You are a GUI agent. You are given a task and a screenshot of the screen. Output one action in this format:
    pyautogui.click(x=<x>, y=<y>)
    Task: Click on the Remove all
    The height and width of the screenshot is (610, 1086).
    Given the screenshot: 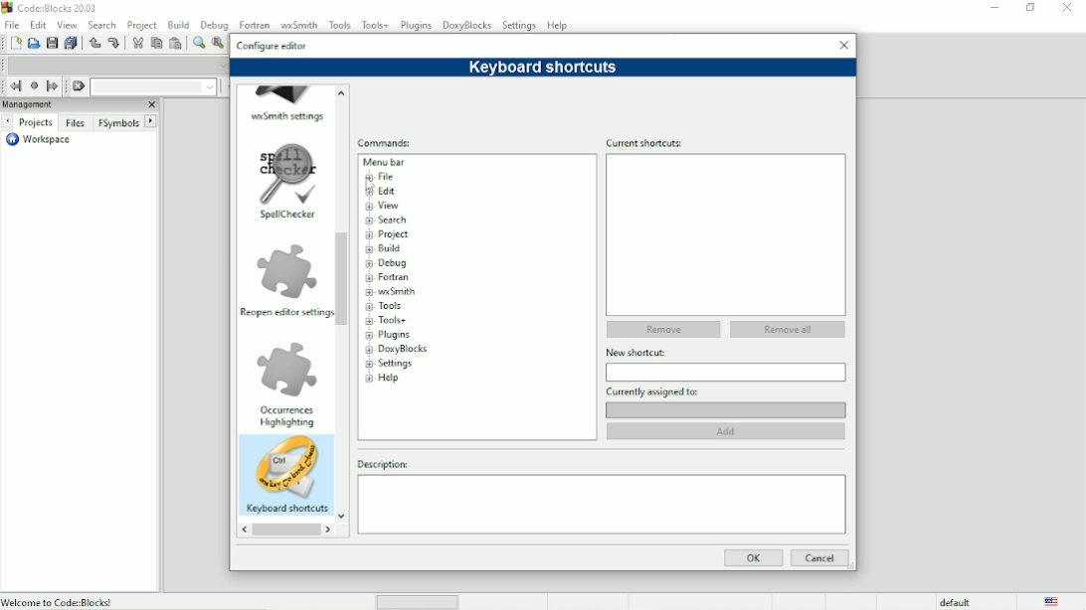 What is the action you would take?
    pyautogui.click(x=788, y=329)
    